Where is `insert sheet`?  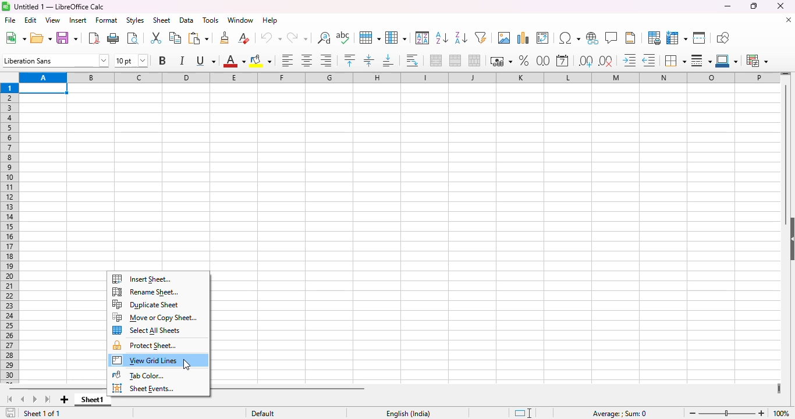
insert sheet is located at coordinates (143, 279).